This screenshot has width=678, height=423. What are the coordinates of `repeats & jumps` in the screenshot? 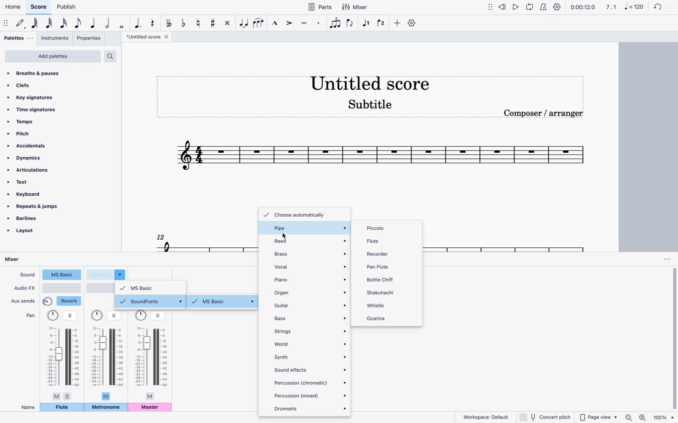 It's located at (40, 206).